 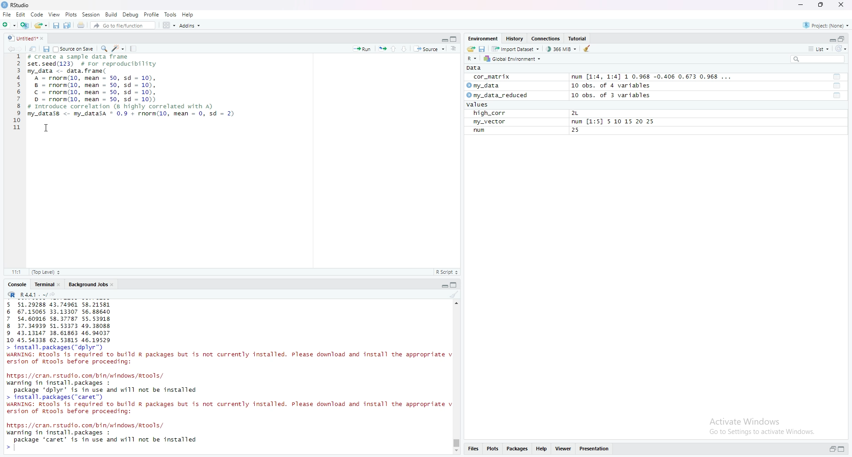 What do you see at coordinates (588, 48) in the screenshot?
I see `clean` at bounding box center [588, 48].